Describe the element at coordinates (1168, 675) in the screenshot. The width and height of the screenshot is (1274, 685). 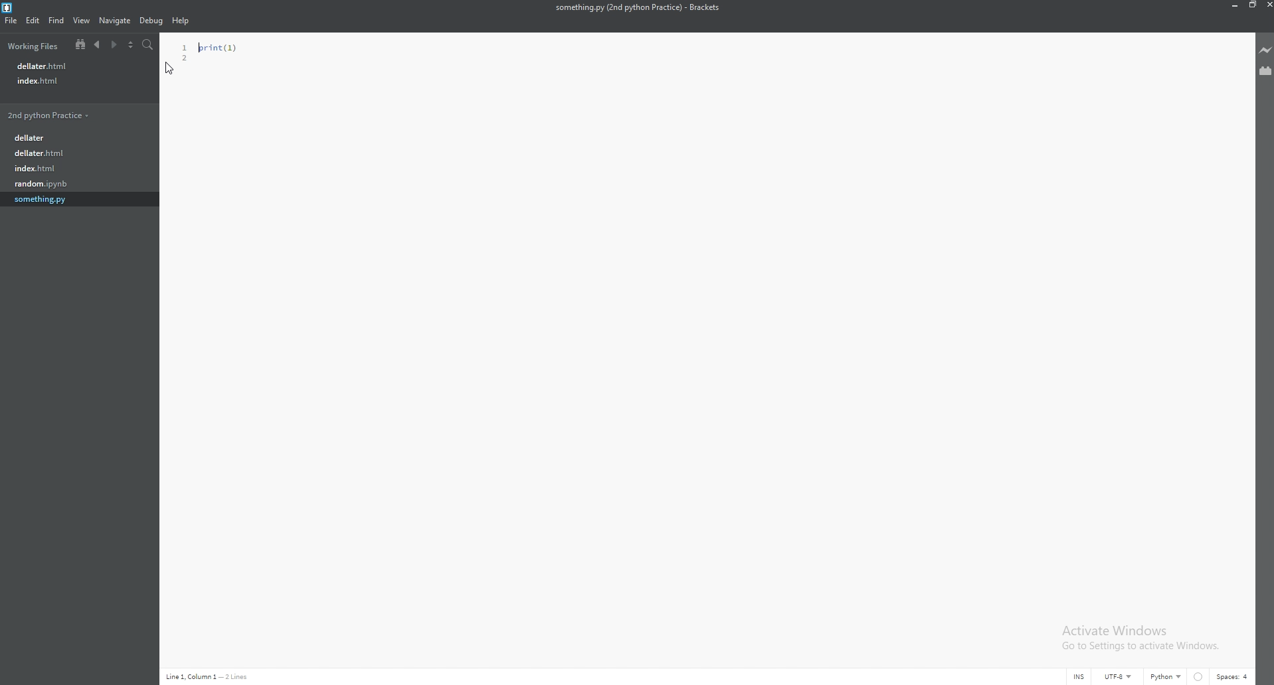
I see `language` at that location.